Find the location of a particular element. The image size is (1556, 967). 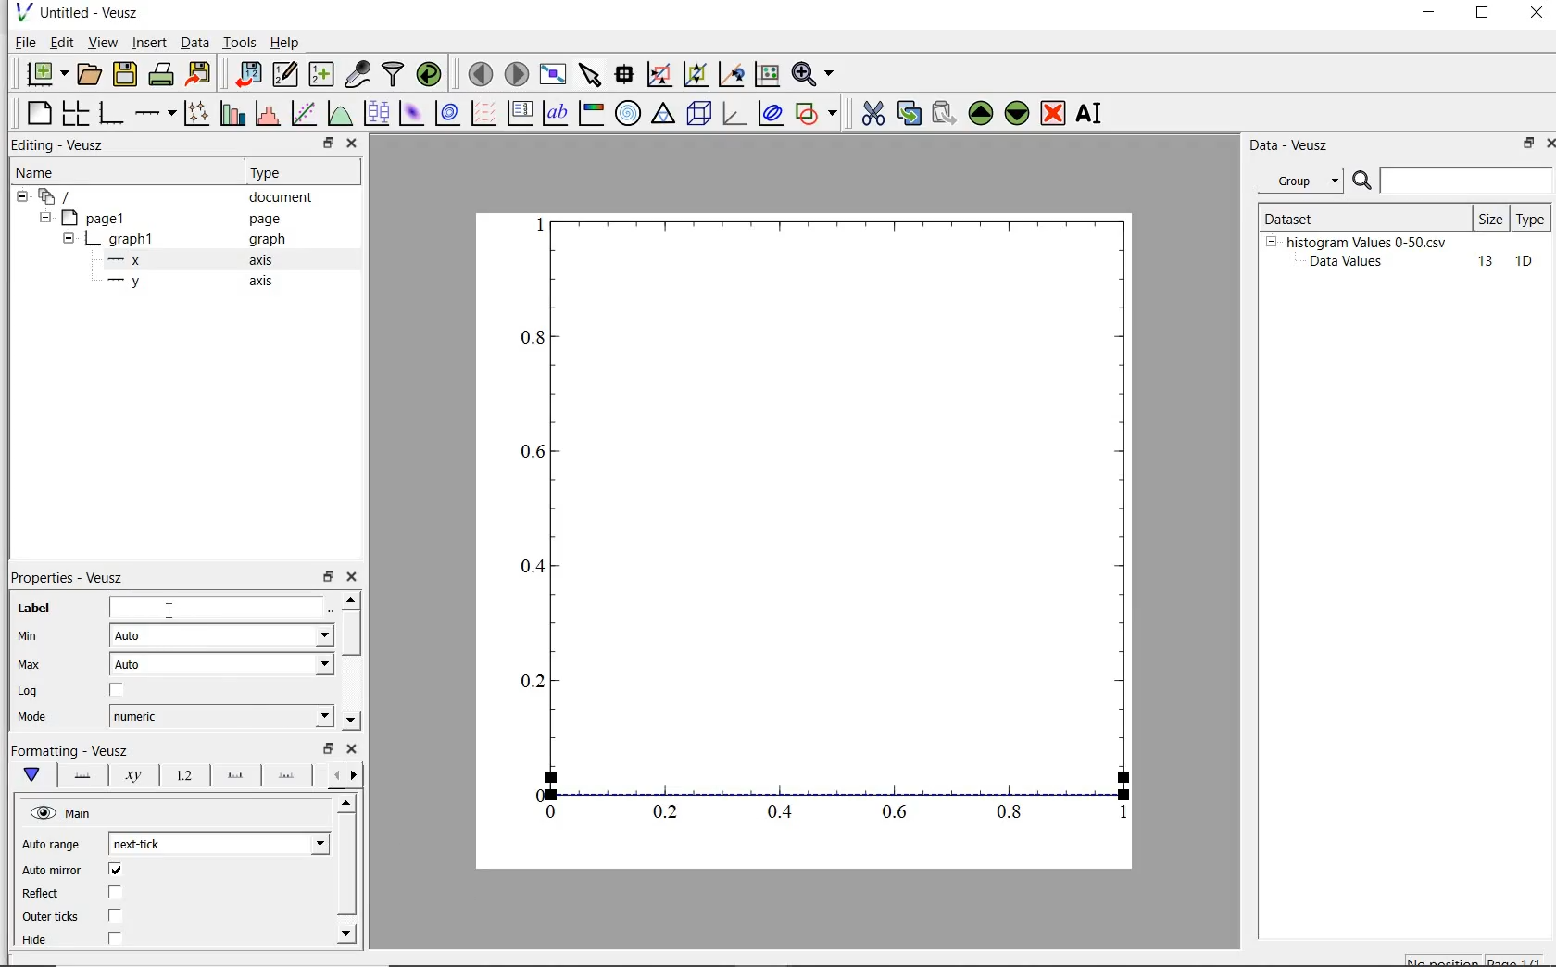

click or draw a rectangle to zoom on graph axes is located at coordinates (695, 75).